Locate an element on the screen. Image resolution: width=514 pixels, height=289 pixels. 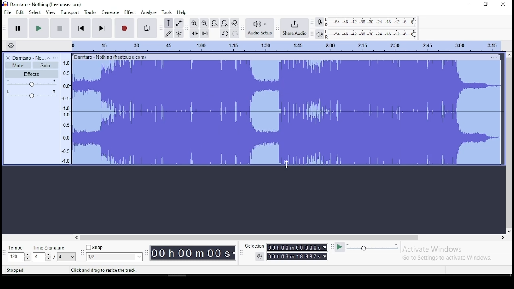
audio track is located at coordinates (287, 85).